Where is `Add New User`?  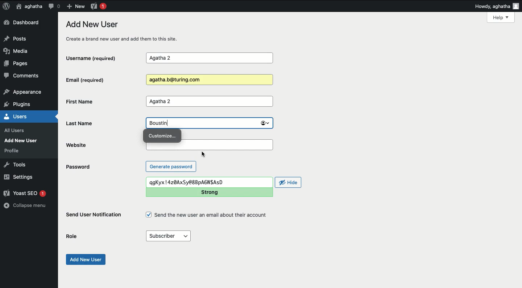
Add New User is located at coordinates (22, 140).